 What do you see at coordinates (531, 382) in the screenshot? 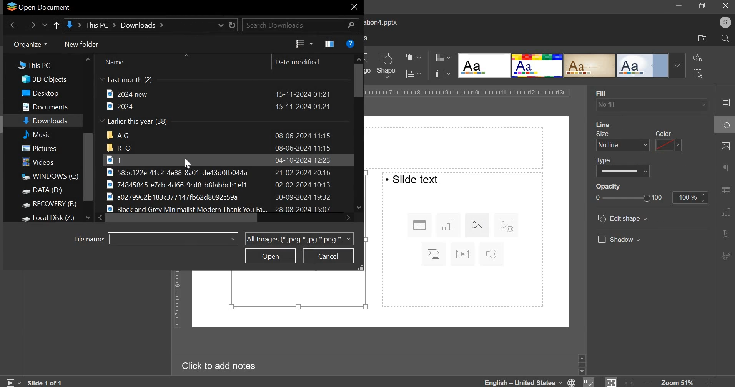
I see `language` at bounding box center [531, 382].